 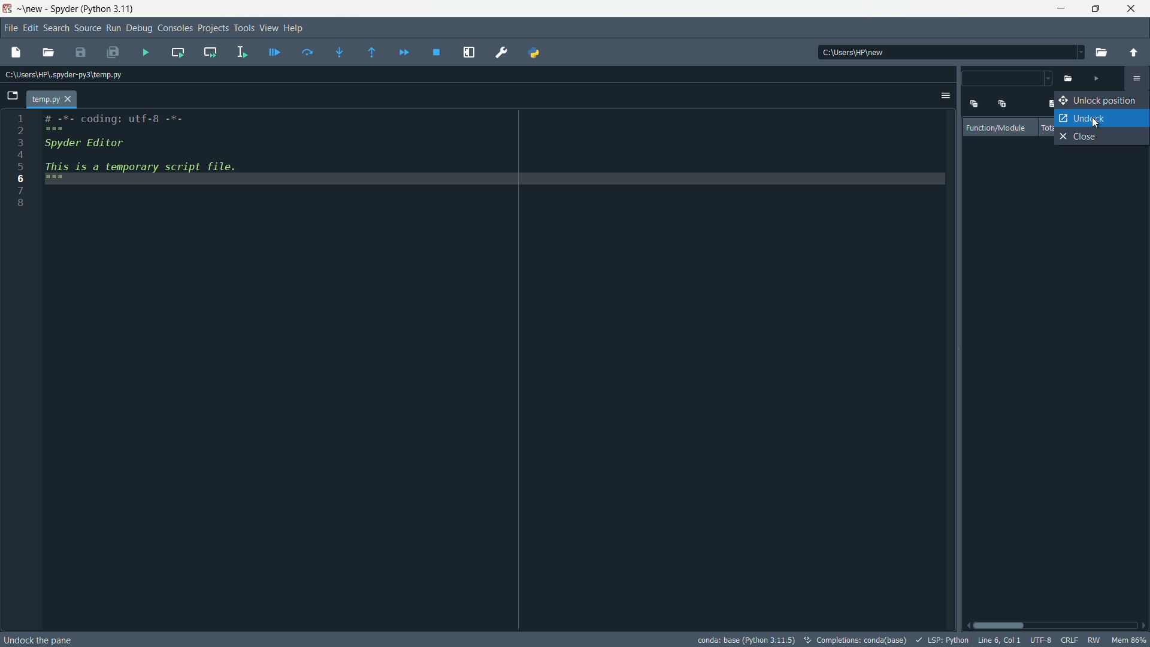 I want to click on python 3.11, so click(x=110, y=10).